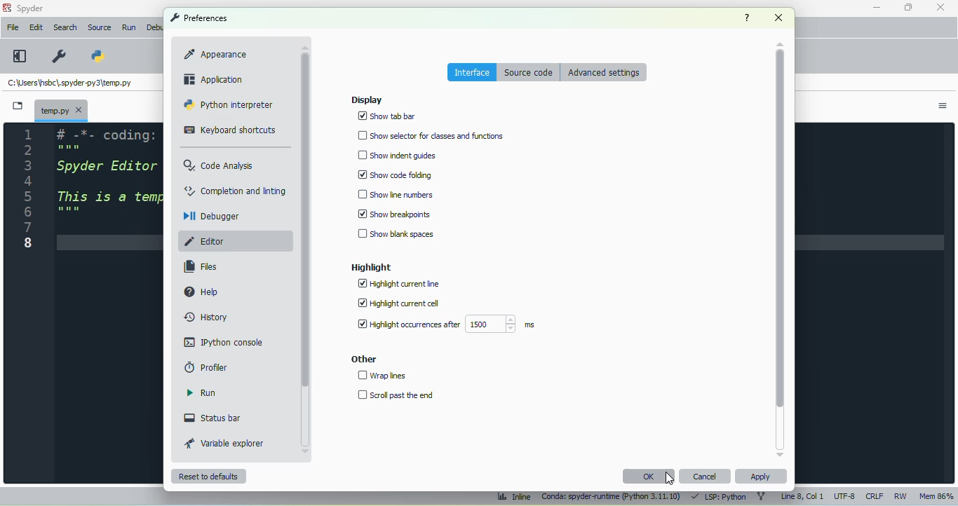 This screenshot has height=506, width=958. Describe the element at coordinates (472, 71) in the screenshot. I see `interface` at that location.